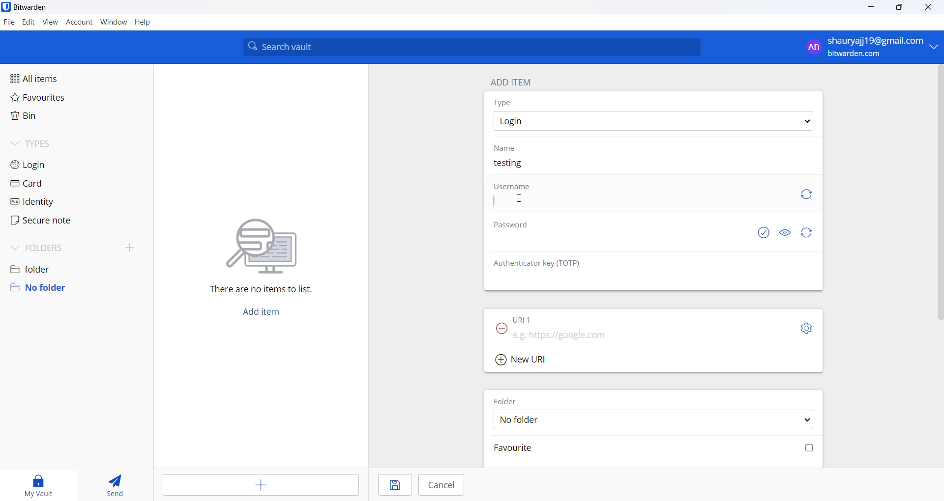 This screenshot has width=944, height=501. Describe the element at coordinates (901, 8) in the screenshot. I see `maximize` at that location.